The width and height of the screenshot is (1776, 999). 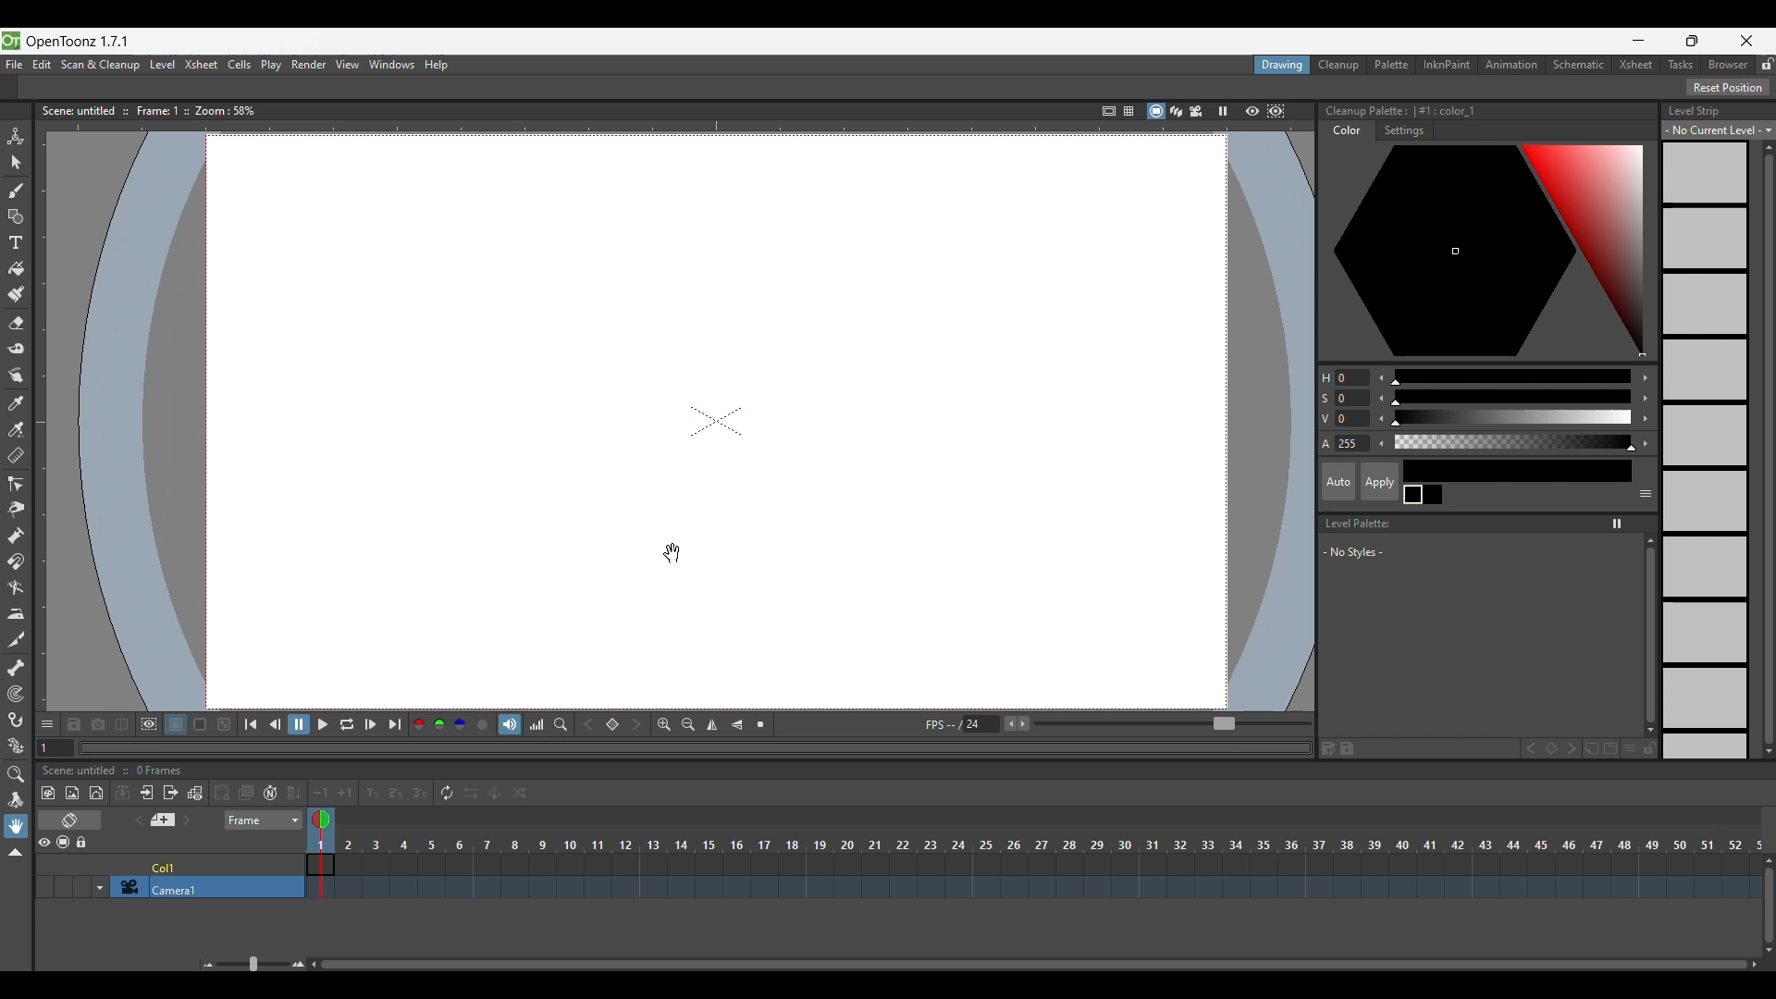 What do you see at coordinates (222, 793) in the screenshot?
I see `Create blank drawing` at bounding box center [222, 793].